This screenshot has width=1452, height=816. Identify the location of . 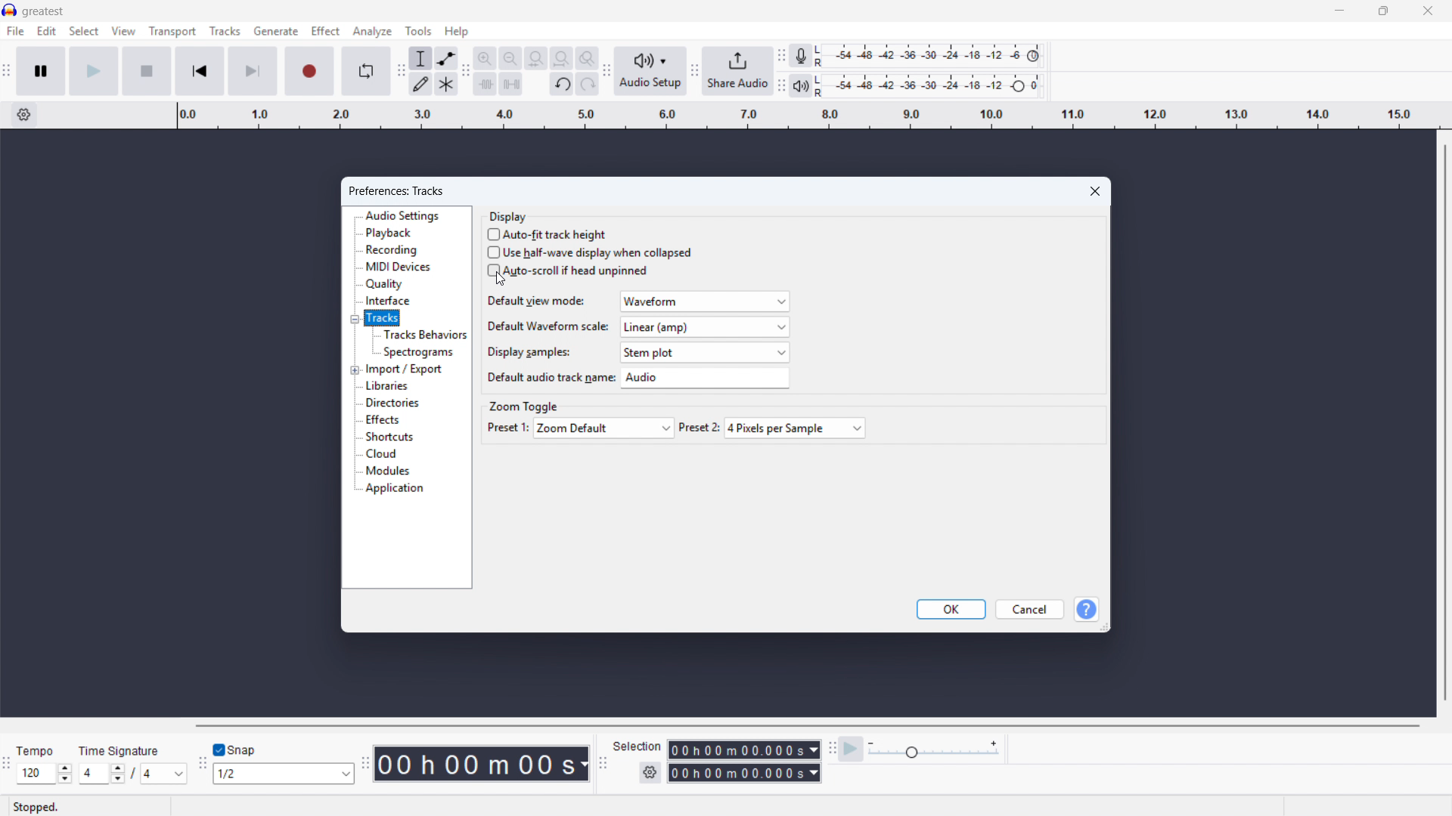
(14, 30).